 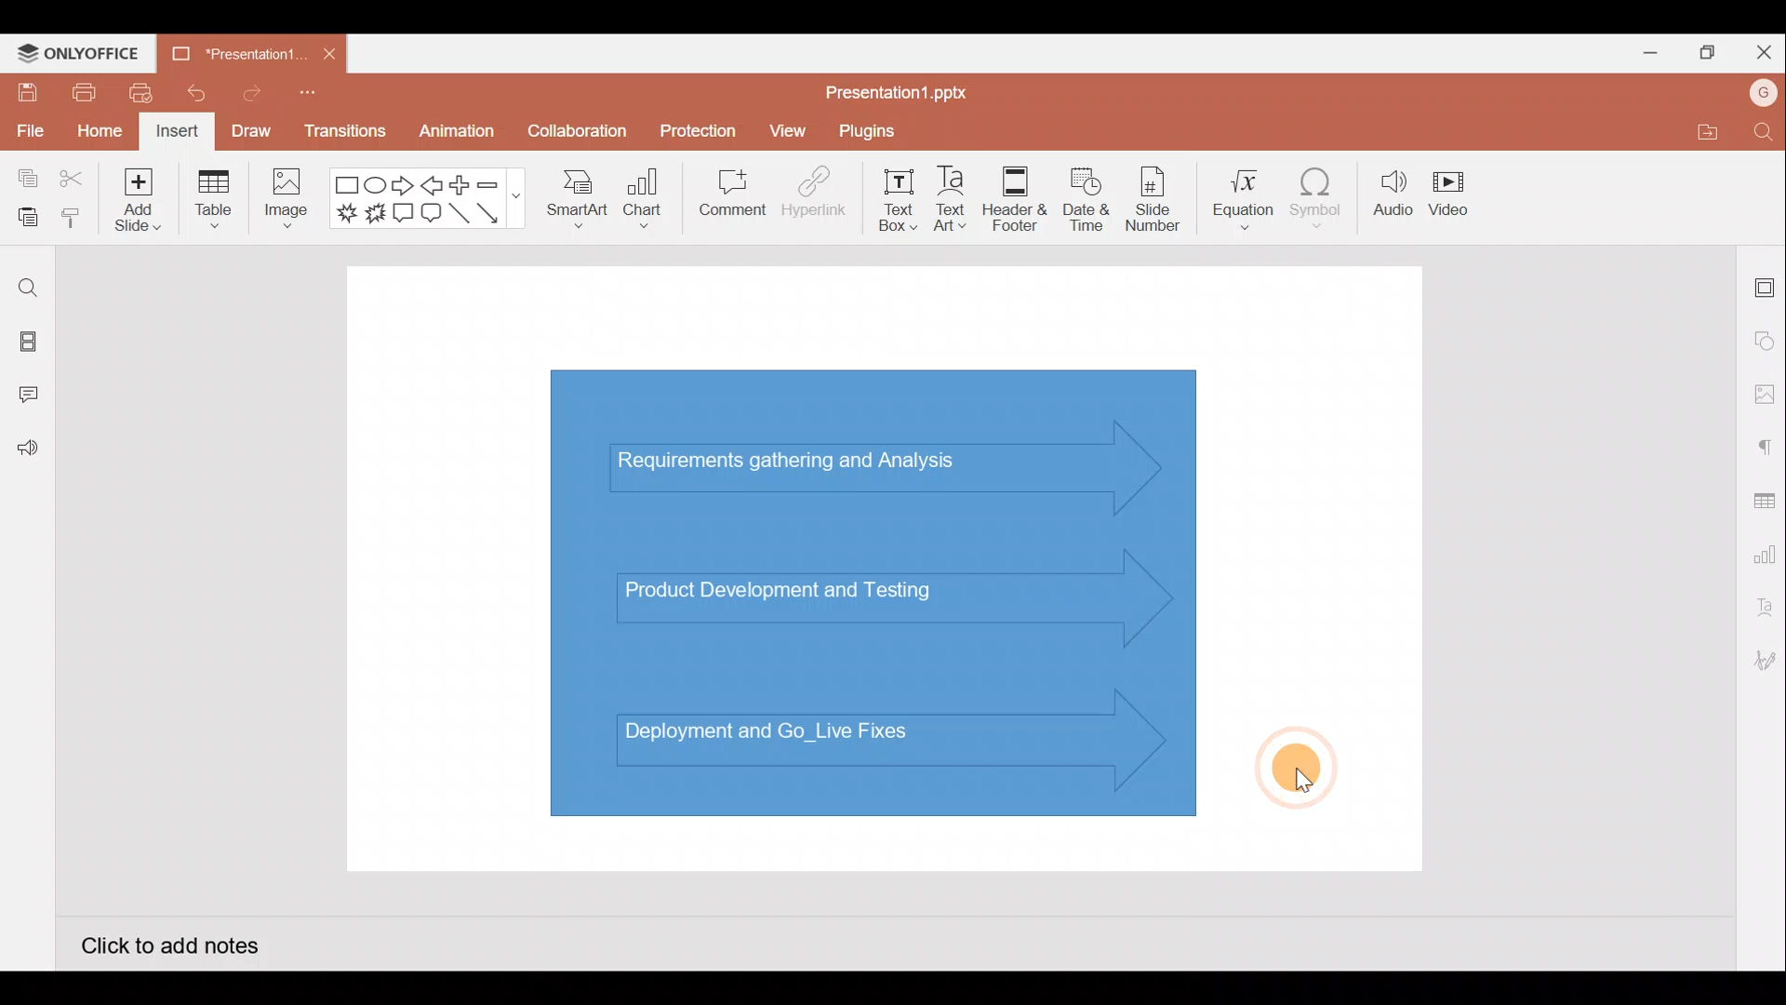 What do you see at coordinates (79, 53) in the screenshot?
I see `ONLYOFFICE` at bounding box center [79, 53].